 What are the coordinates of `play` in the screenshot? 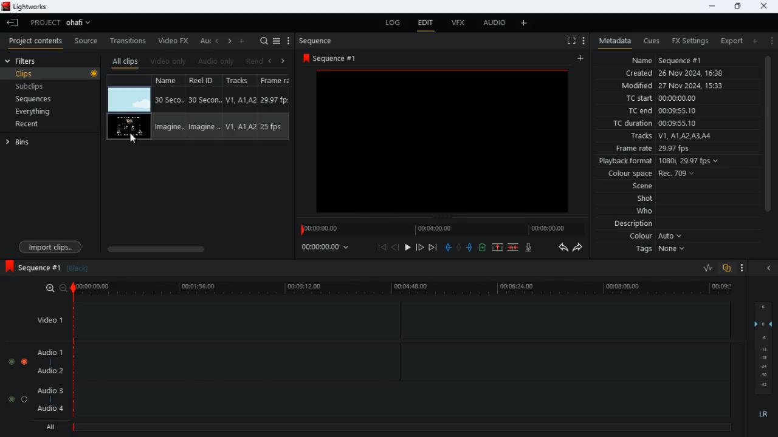 It's located at (408, 246).